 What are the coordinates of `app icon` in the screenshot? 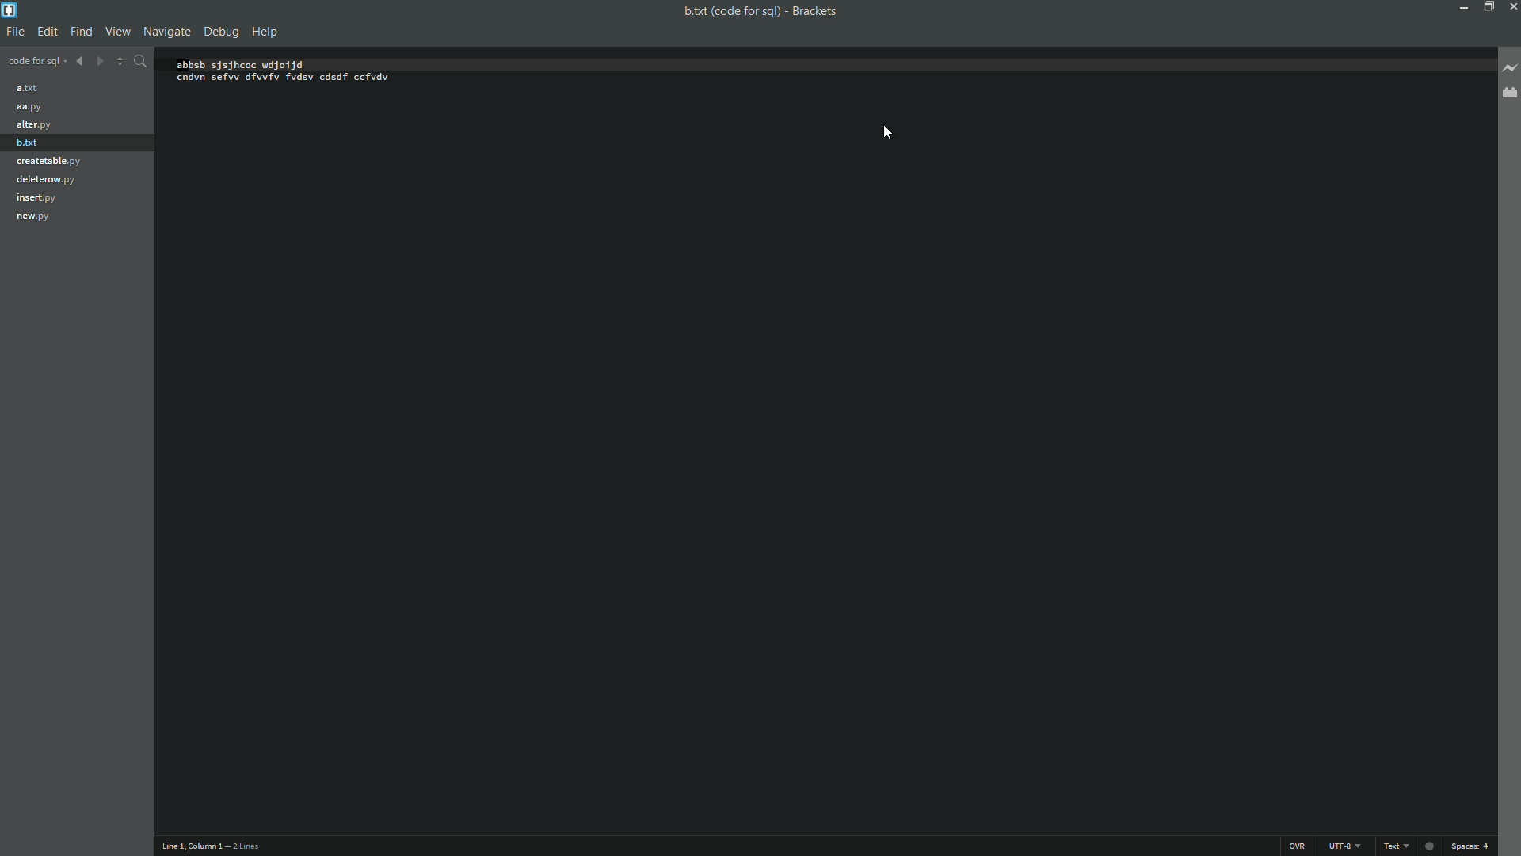 It's located at (10, 10).